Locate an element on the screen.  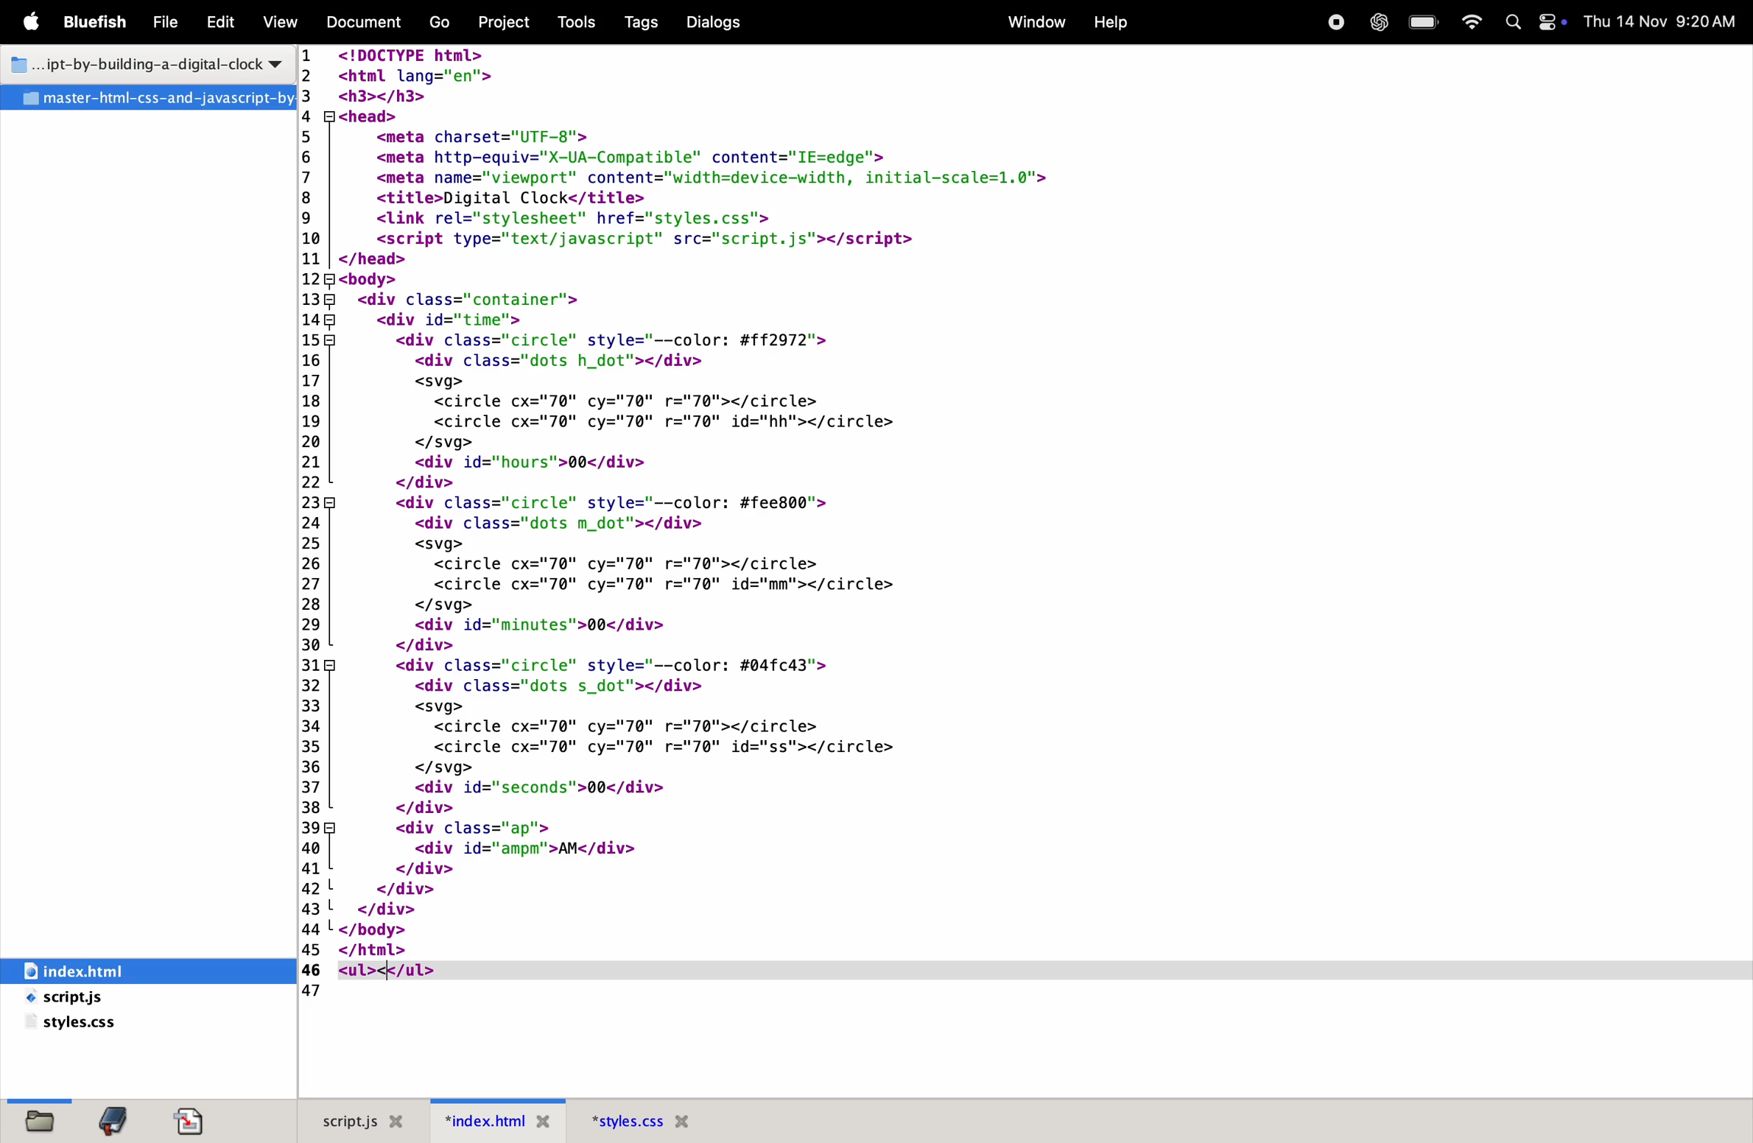
Apple widgets is located at coordinates (1531, 23).